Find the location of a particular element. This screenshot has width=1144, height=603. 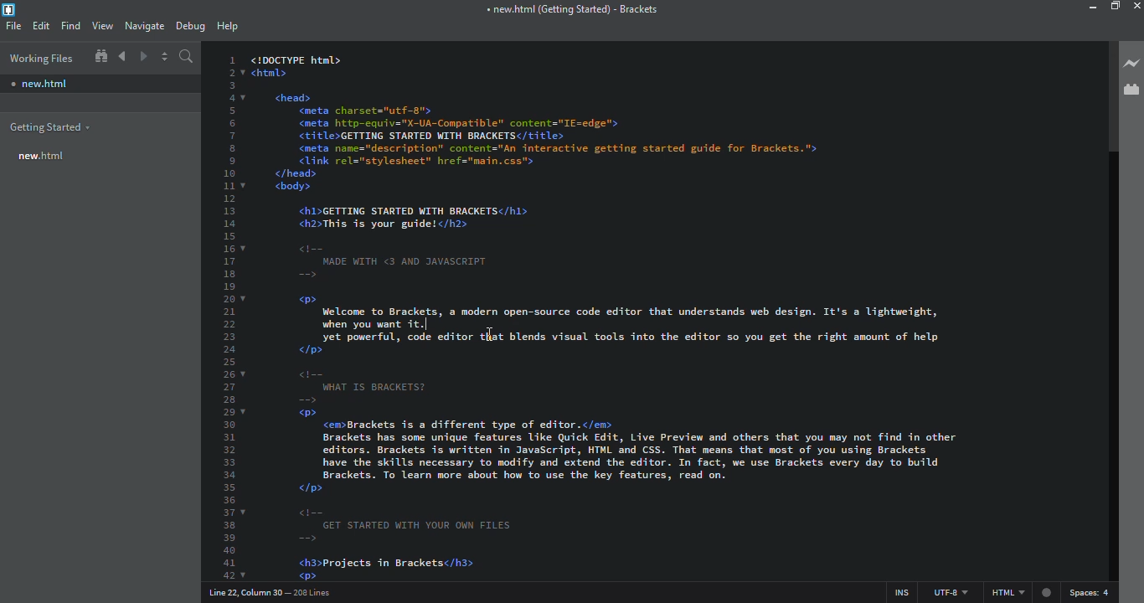

test code is located at coordinates (628, 325).